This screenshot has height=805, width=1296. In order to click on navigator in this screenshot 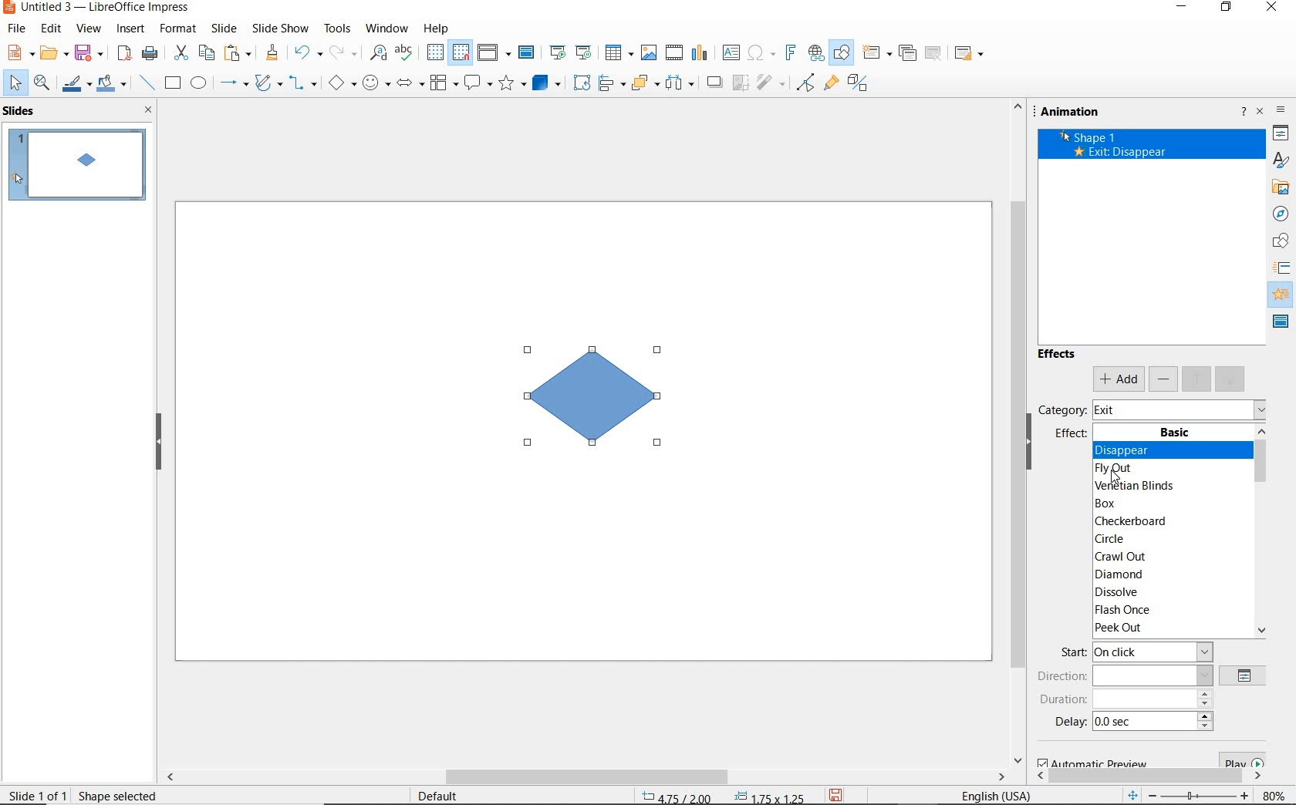, I will do `click(1281, 214)`.